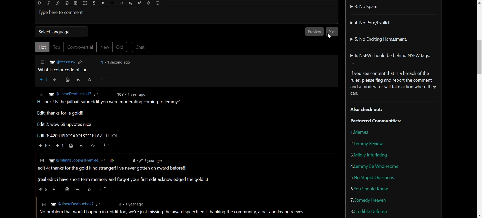 This screenshot has height=218, width=482. I want to click on source, so click(68, 190).